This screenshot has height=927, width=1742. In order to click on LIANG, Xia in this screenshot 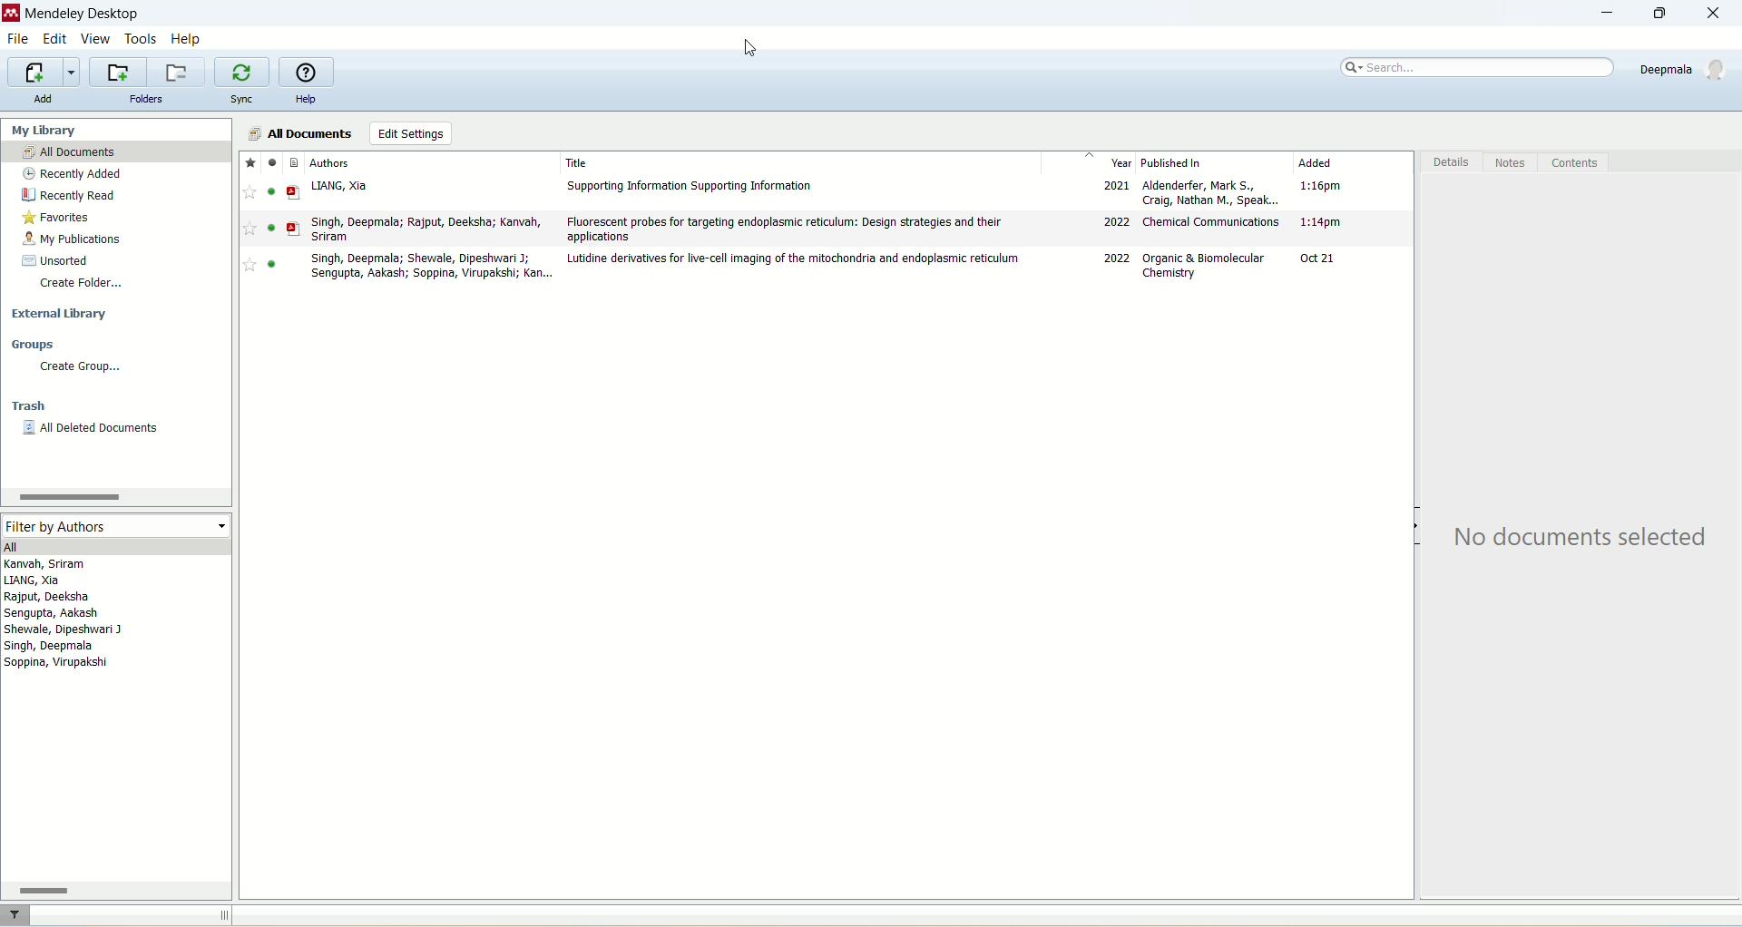, I will do `click(347, 185)`.